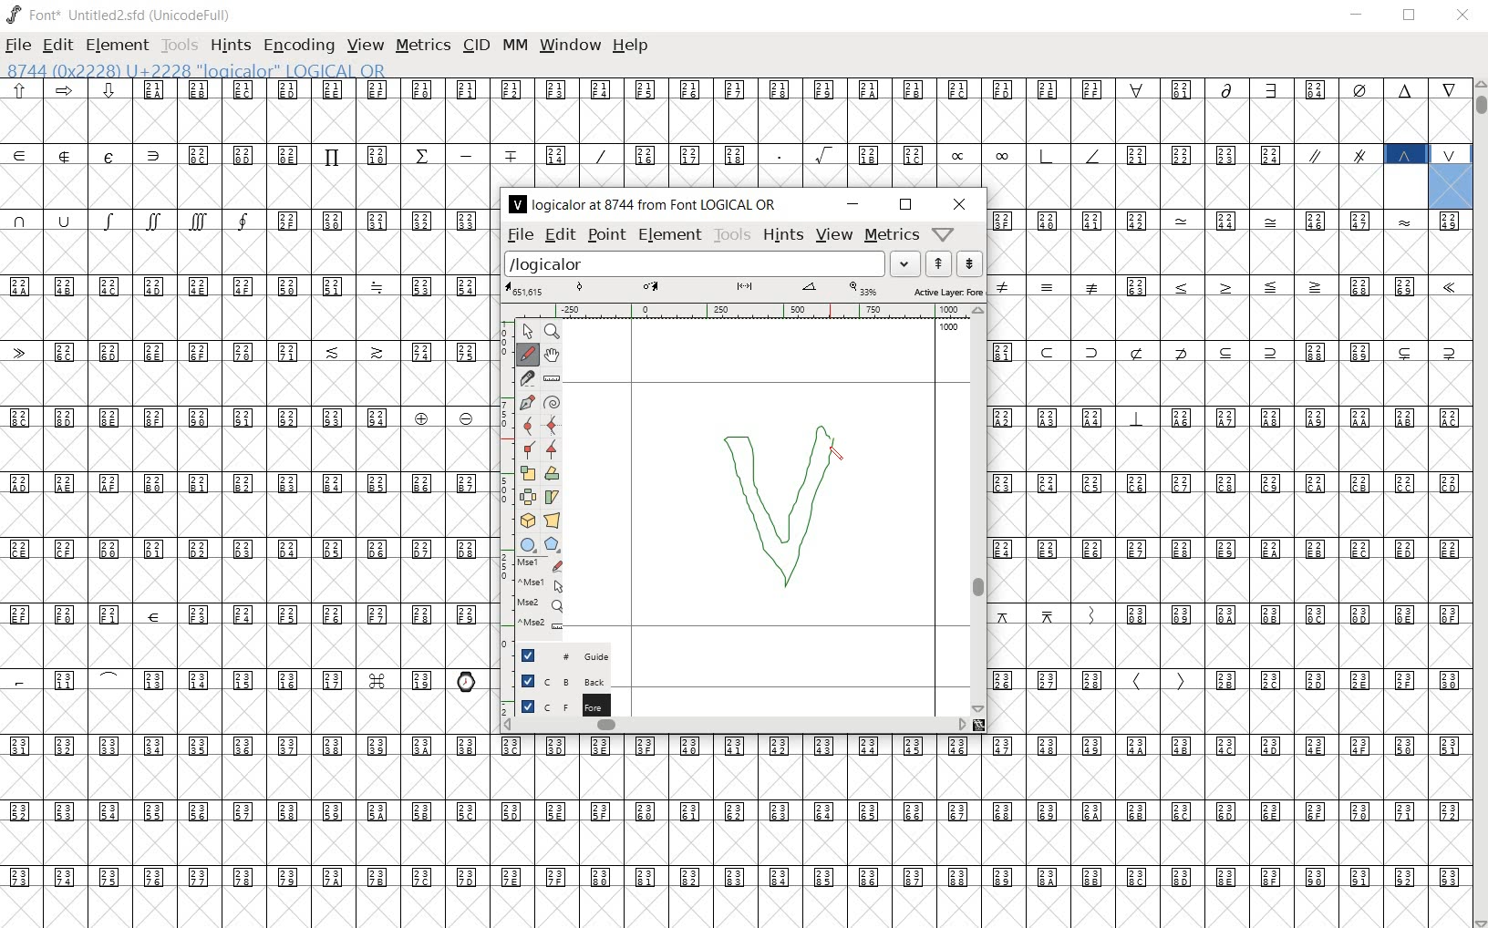 The image size is (1488, 928). What do you see at coordinates (938, 263) in the screenshot?
I see `show the next word on the list` at bounding box center [938, 263].